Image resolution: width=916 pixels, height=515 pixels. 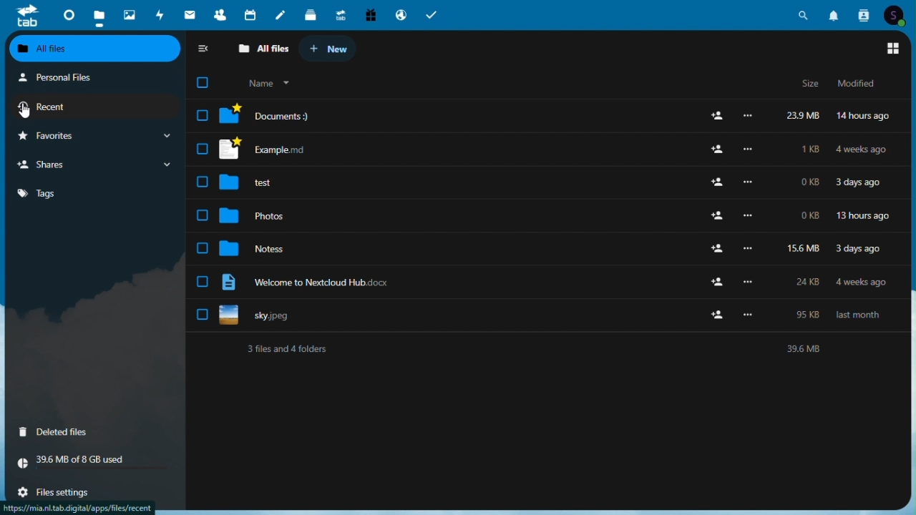 What do you see at coordinates (86, 109) in the screenshot?
I see `recent` at bounding box center [86, 109].